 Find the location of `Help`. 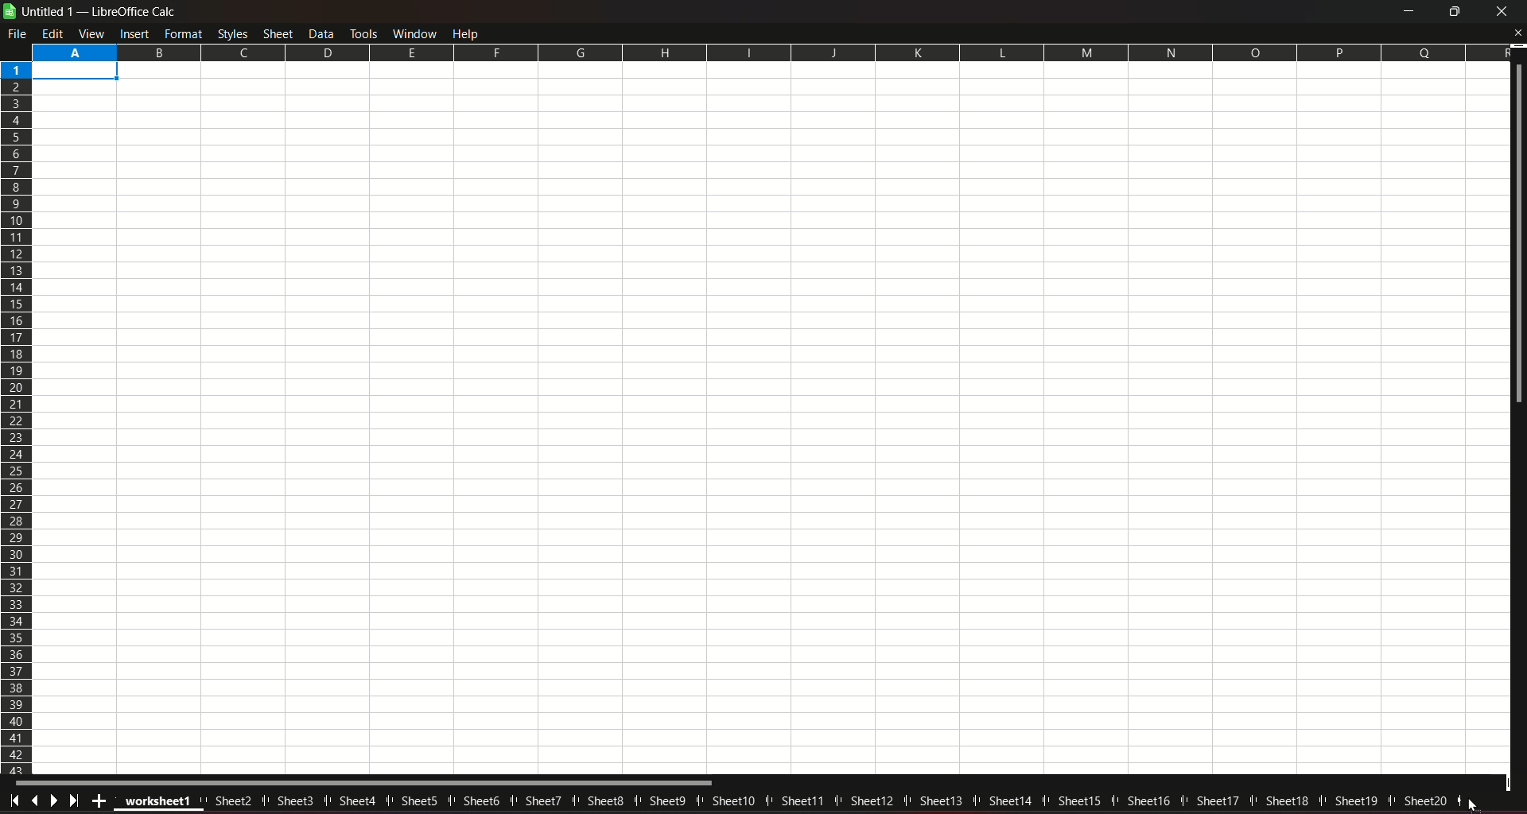

Help is located at coordinates (469, 33).